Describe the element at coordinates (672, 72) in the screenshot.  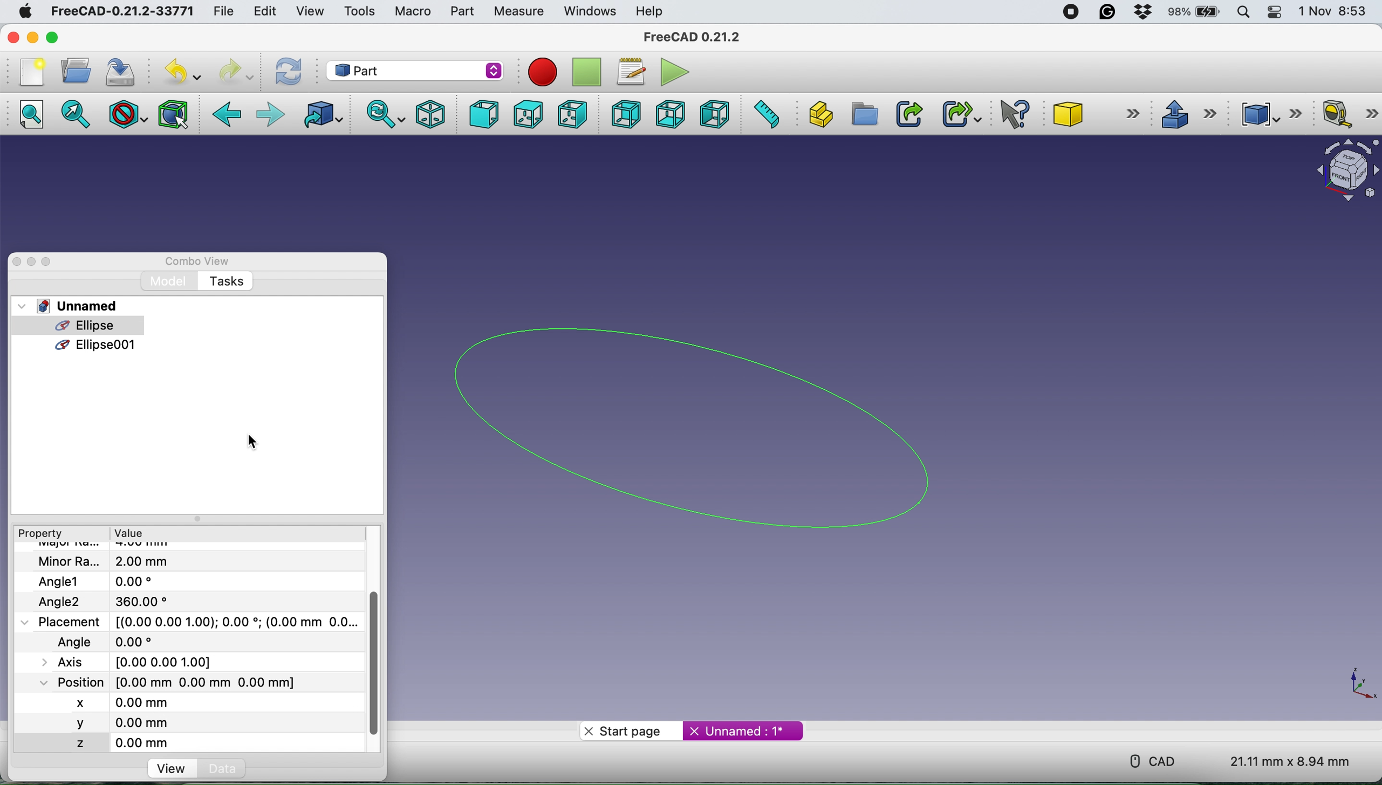
I see `execute macros` at that location.